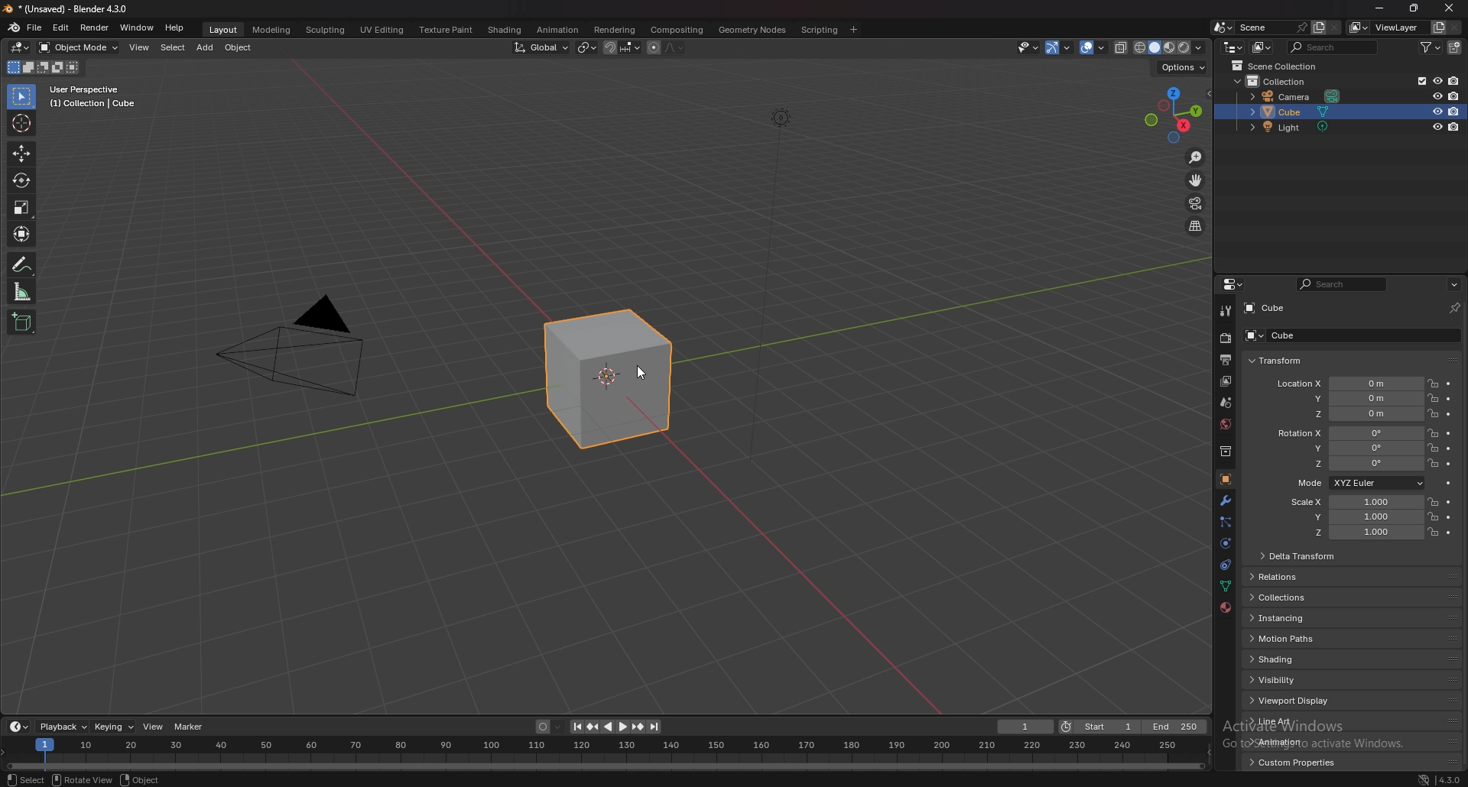  Describe the element at coordinates (43, 66) in the screenshot. I see `mode` at that location.